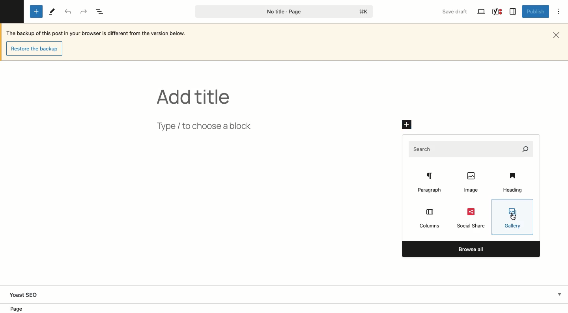 The width and height of the screenshot is (568, 313). I want to click on Paragraph, so click(428, 183).